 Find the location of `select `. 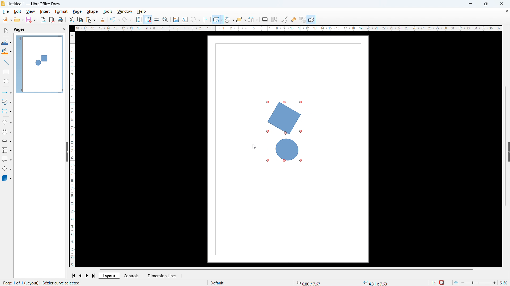

select  is located at coordinates (7, 31).